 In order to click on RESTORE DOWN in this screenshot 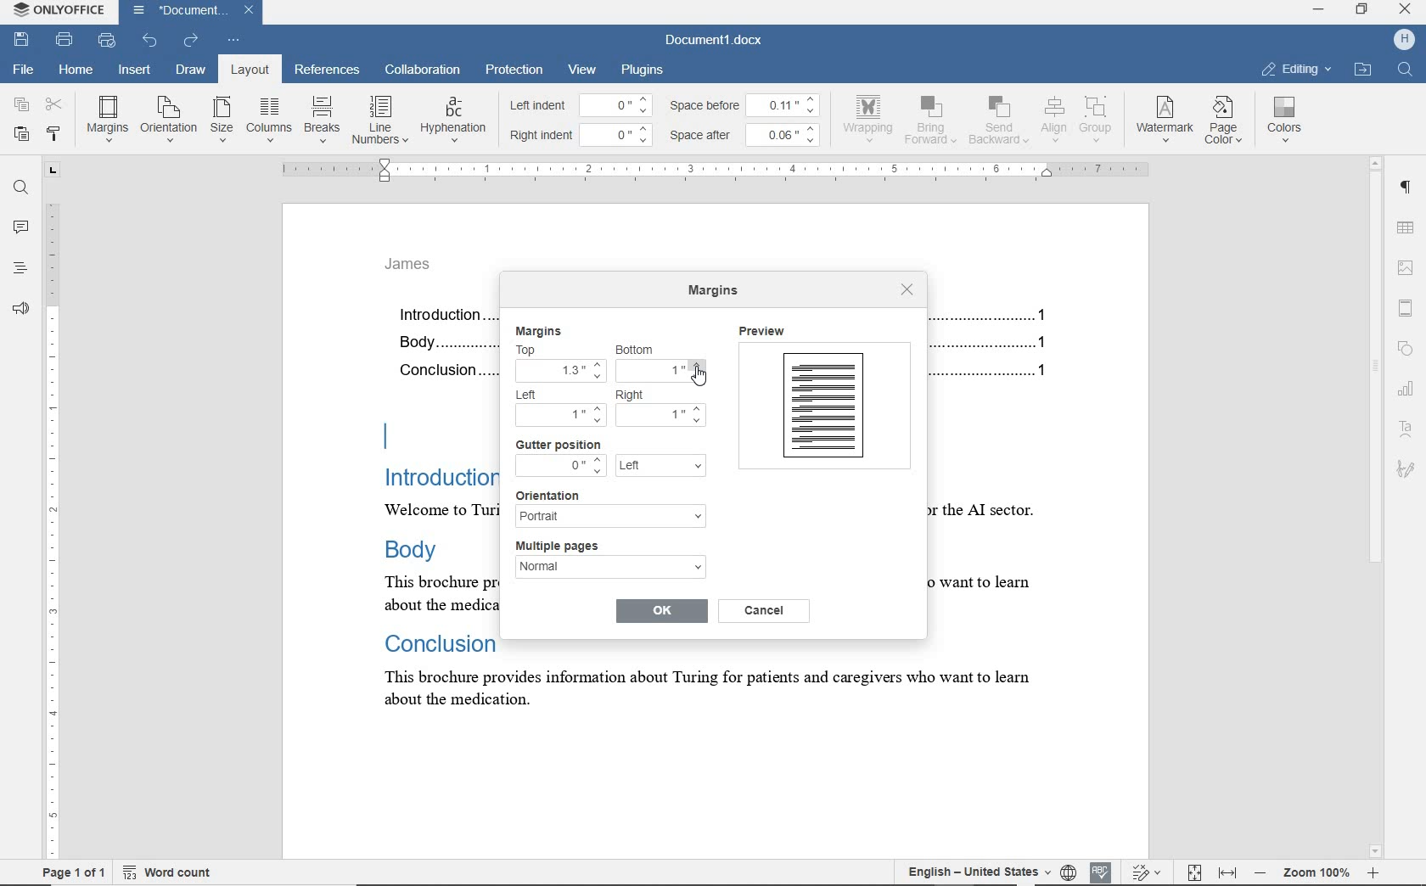, I will do `click(1365, 11)`.